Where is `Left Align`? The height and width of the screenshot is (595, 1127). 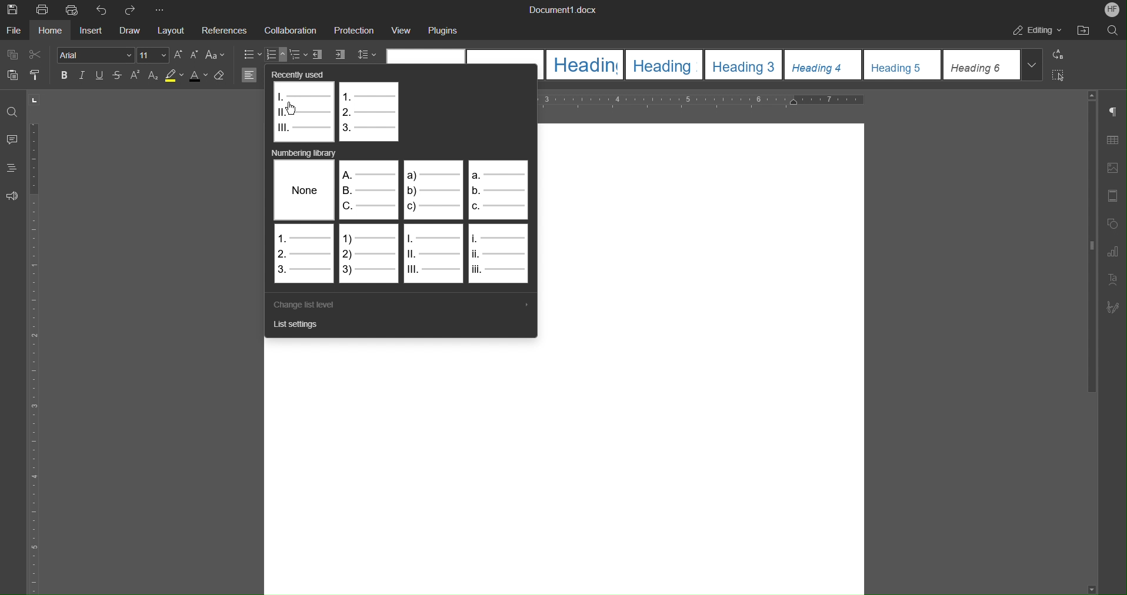
Left Align is located at coordinates (249, 75).